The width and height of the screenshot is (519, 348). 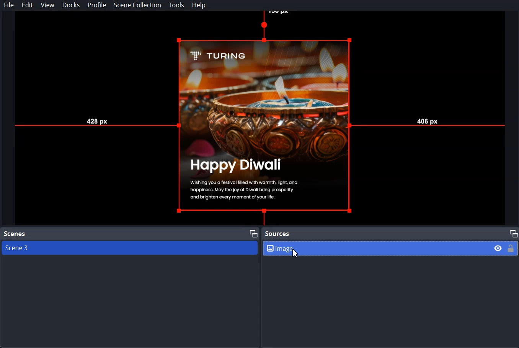 What do you see at coordinates (137, 5) in the screenshot?
I see `Scene Collection` at bounding box center [137, 5].